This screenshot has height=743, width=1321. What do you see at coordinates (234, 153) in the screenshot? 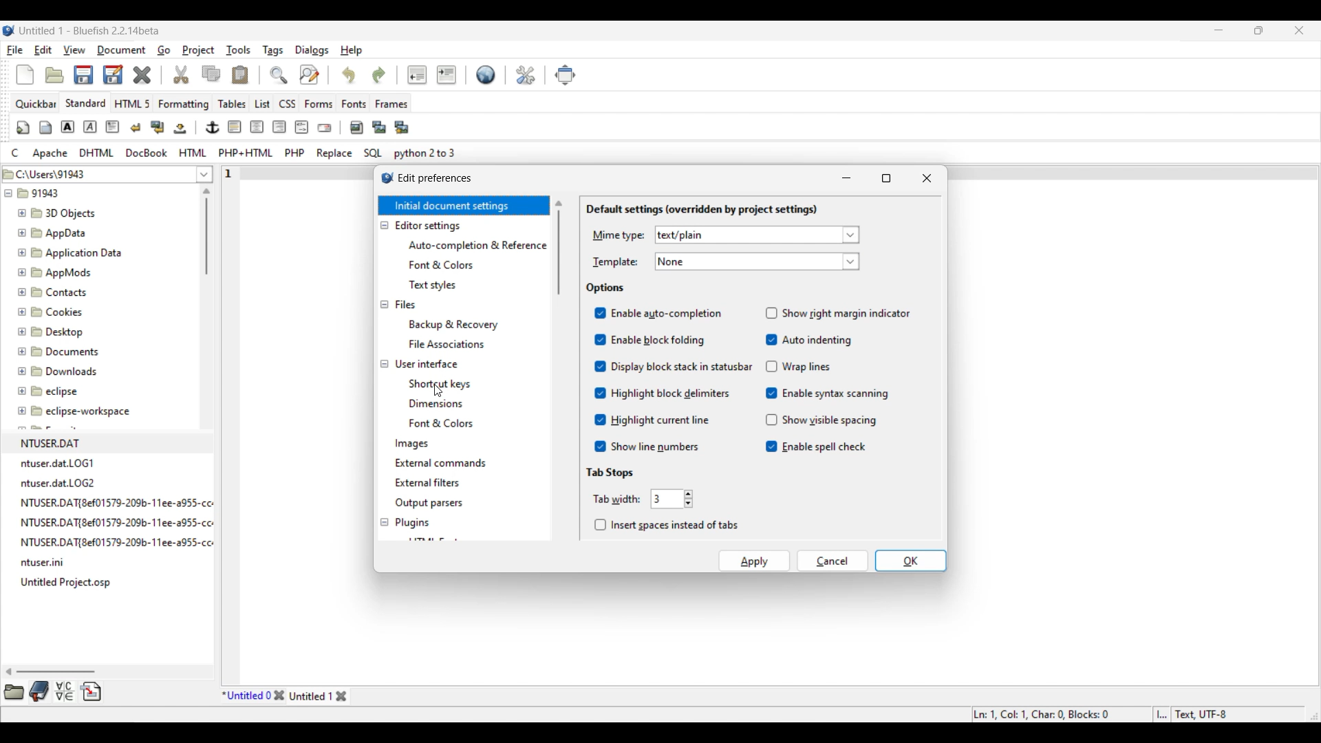
I see `Code language options` at bounding box center [234, 153].